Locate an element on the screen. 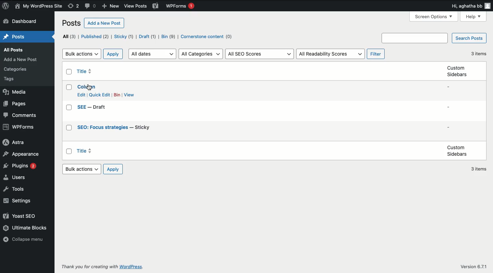  Categories  is located at coordinates (15, 69).